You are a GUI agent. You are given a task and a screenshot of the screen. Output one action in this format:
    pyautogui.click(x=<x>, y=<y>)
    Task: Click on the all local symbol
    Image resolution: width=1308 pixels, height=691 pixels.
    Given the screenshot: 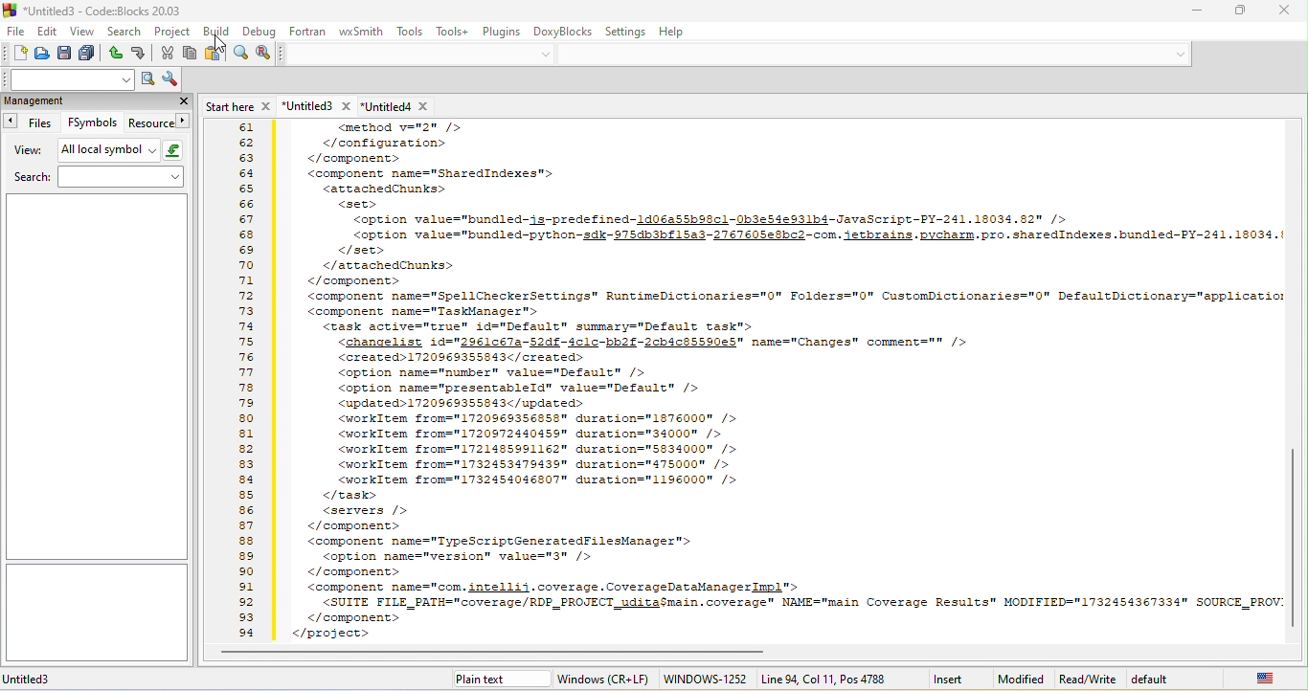 What is the action you would take?
    pyautogui.click(x=124, y=150)
    